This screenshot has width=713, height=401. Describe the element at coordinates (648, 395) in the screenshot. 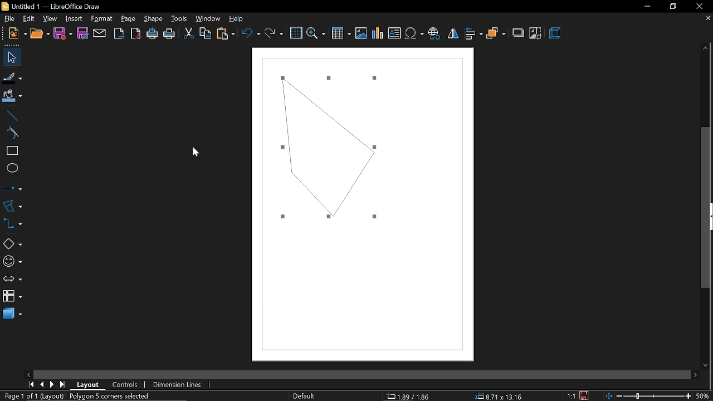

I see `change zoom` at that location.